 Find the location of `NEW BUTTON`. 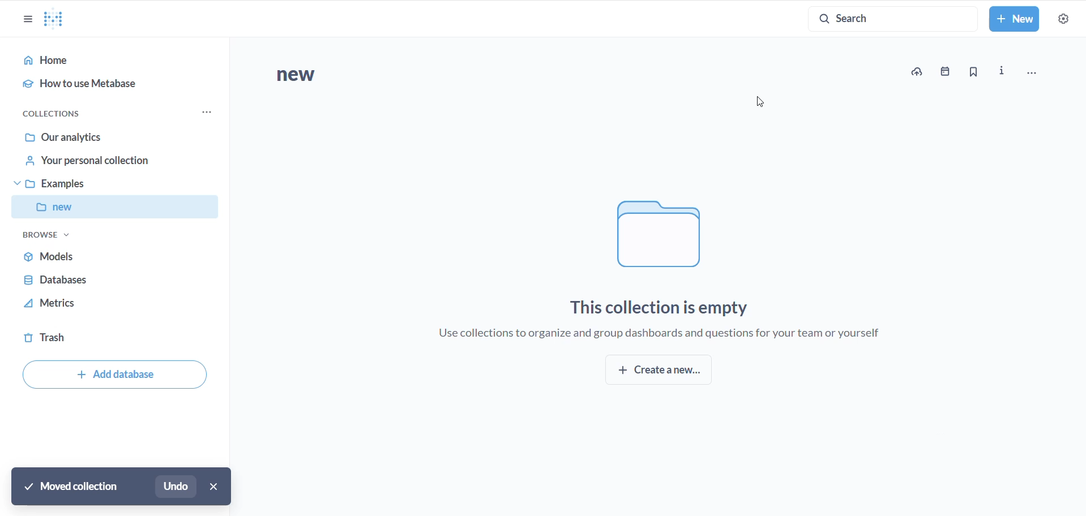

NEW BUTTON is located at coordinates (1015, 20).